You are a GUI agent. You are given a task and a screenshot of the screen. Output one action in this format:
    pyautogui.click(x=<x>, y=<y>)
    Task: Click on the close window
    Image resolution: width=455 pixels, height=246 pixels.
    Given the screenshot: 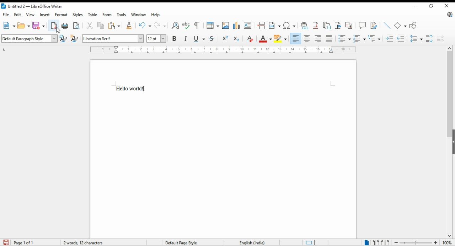 What is the action you would take?
    pyautogui.click(x=448, y=6)
    